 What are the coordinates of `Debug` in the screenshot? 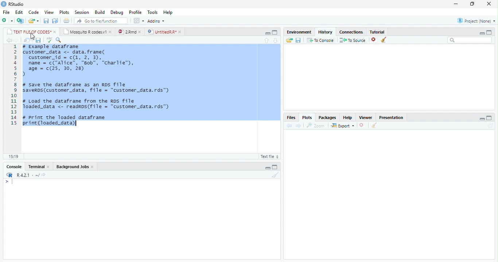 It's located at (117, 12).